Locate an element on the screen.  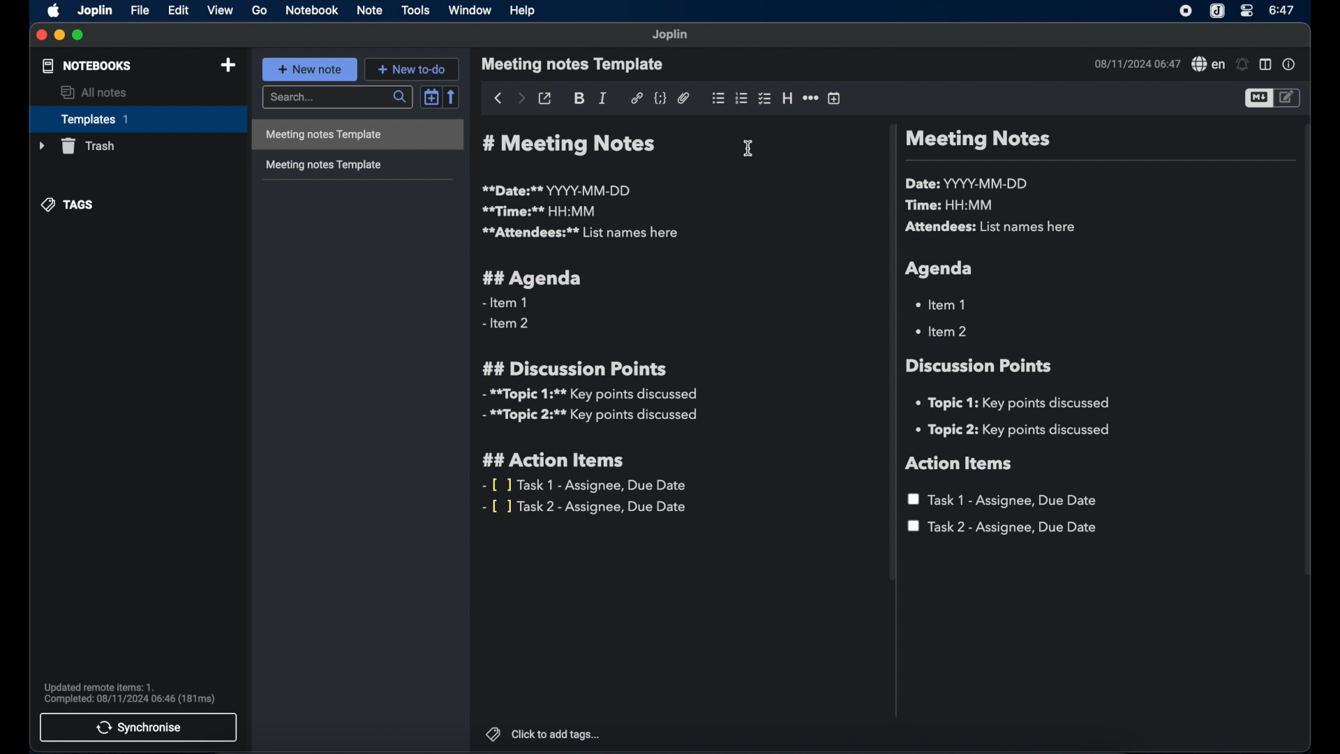
date: YYYY-MM-DD is located at coordinates (969, 184).